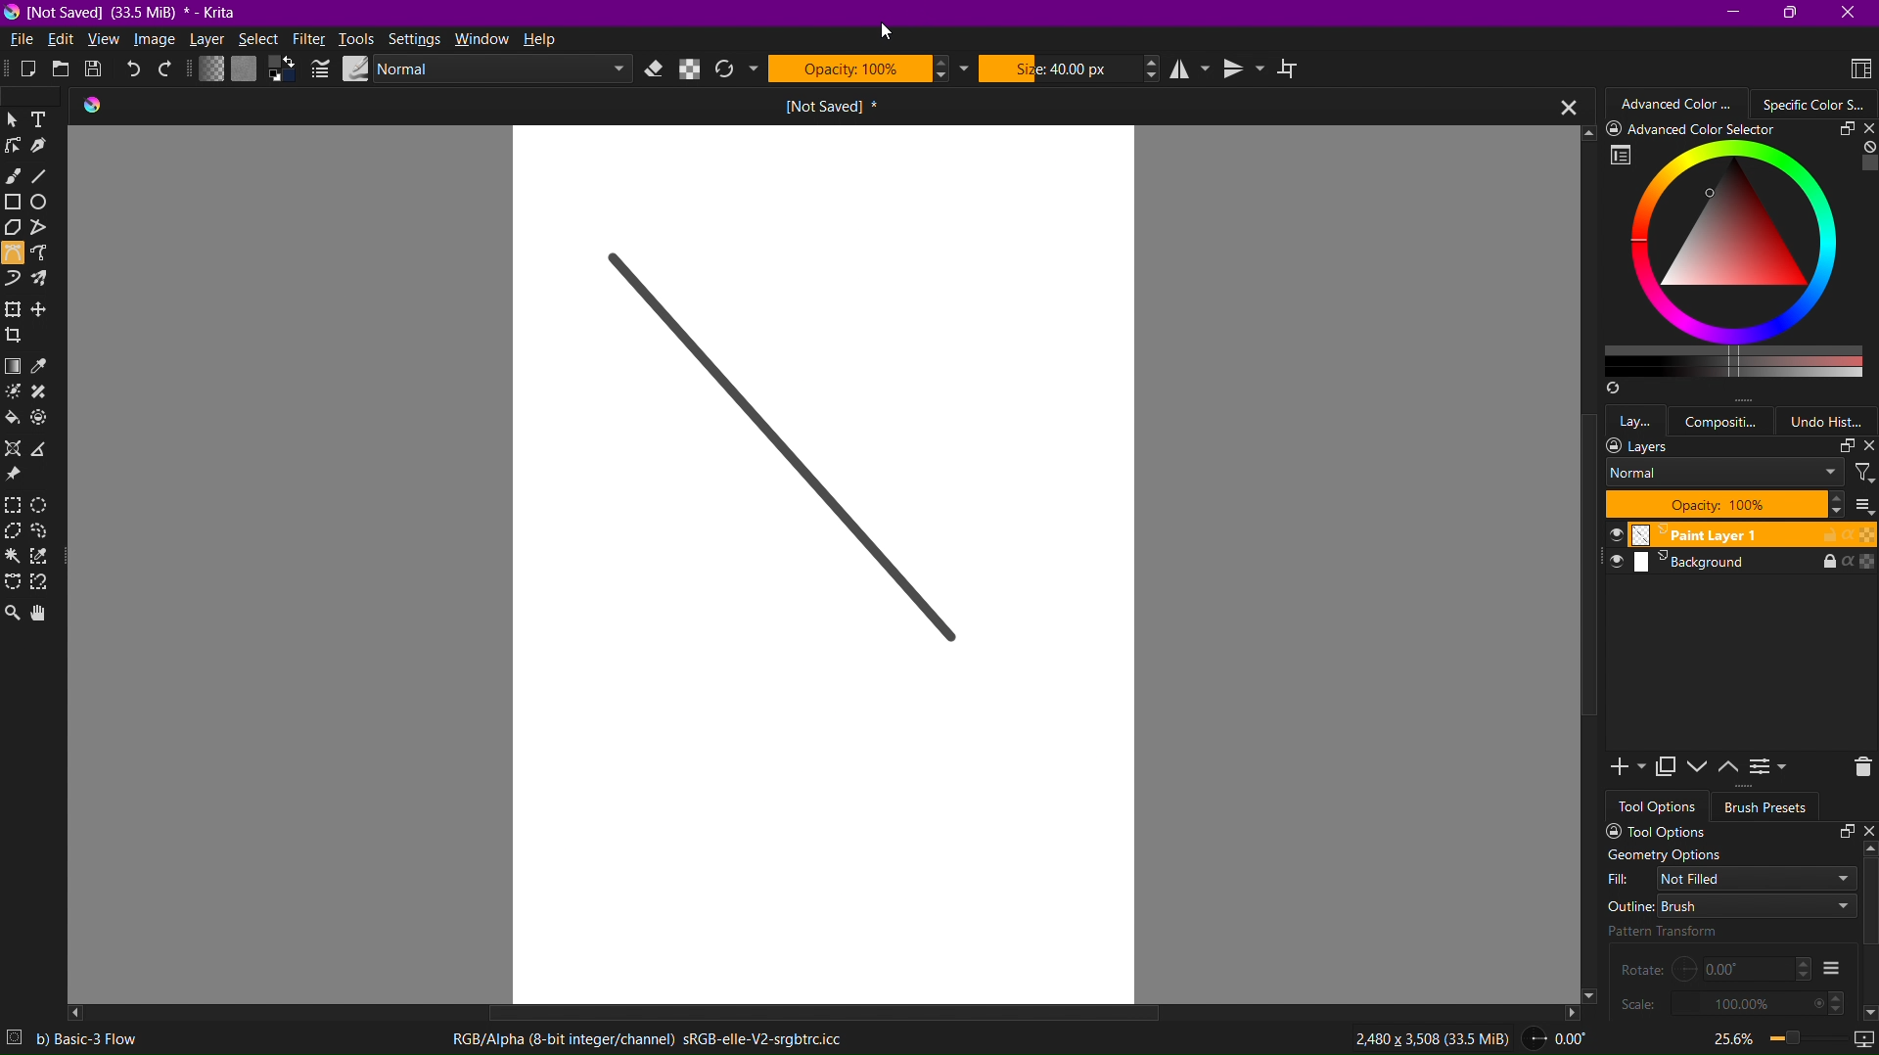 The width and height of the screenshot is (1879, 1055). Describe the element at coordinates (1734, 831) in the screenshot. I see `Tool Options` at that location.